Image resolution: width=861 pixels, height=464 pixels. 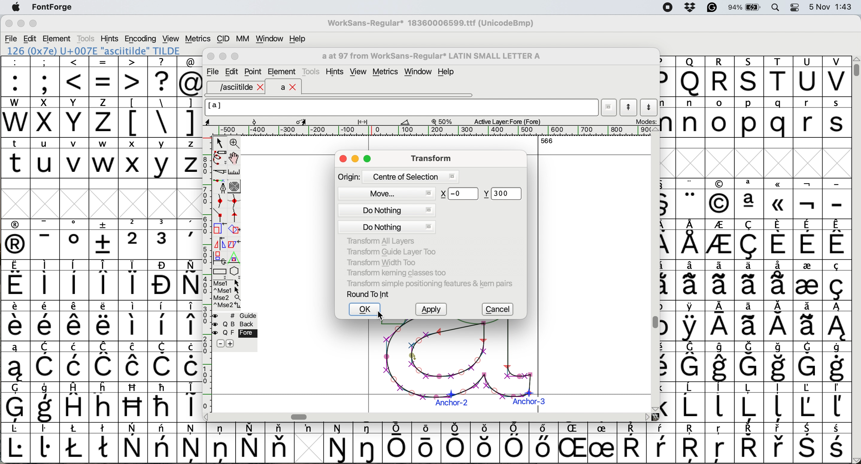 I want to click on symbol, so click(x=780, y=362).